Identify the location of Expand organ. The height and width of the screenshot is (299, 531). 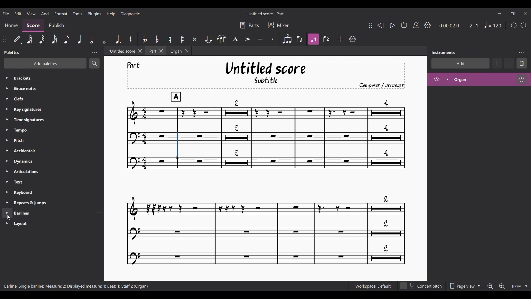
(447, 79).